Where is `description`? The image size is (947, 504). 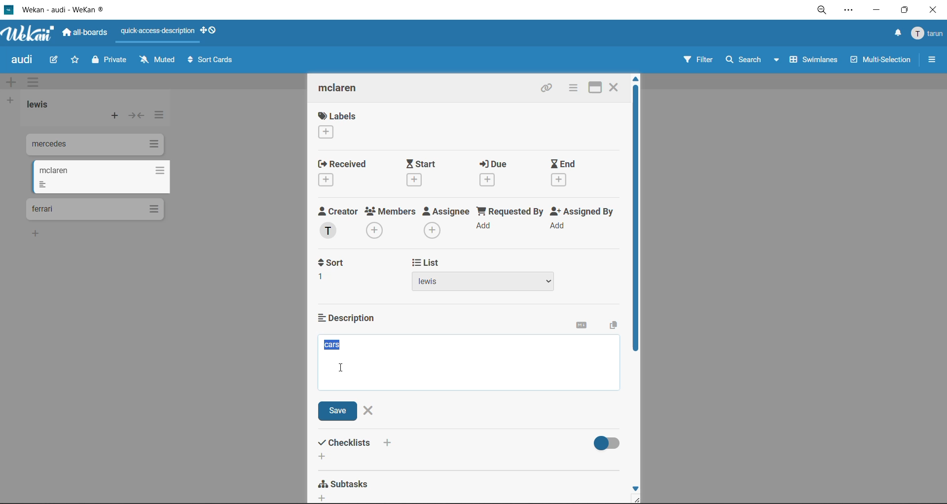
description is located at coordinates (352, 318).